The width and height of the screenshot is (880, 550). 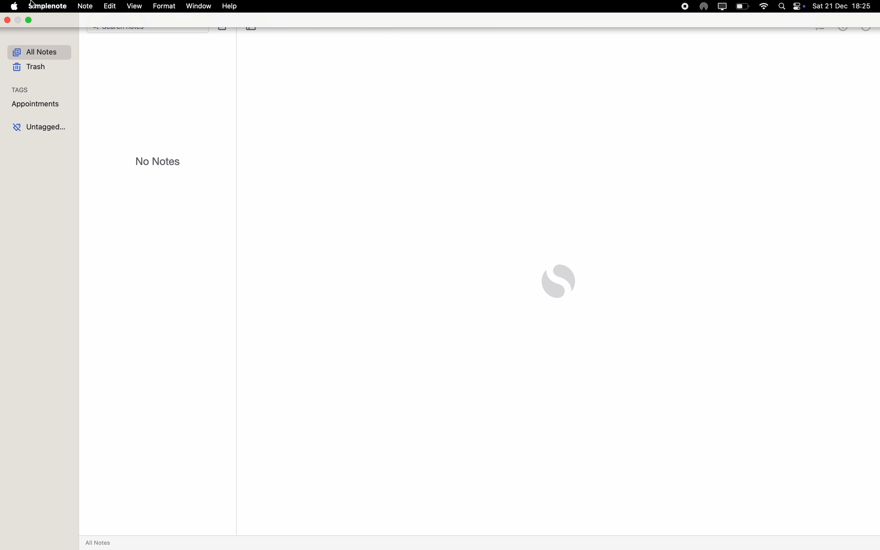 What do you see at coordinates (11, 5) in the screenshot?
I see `Apple icon` at bounding box center [11, 5].